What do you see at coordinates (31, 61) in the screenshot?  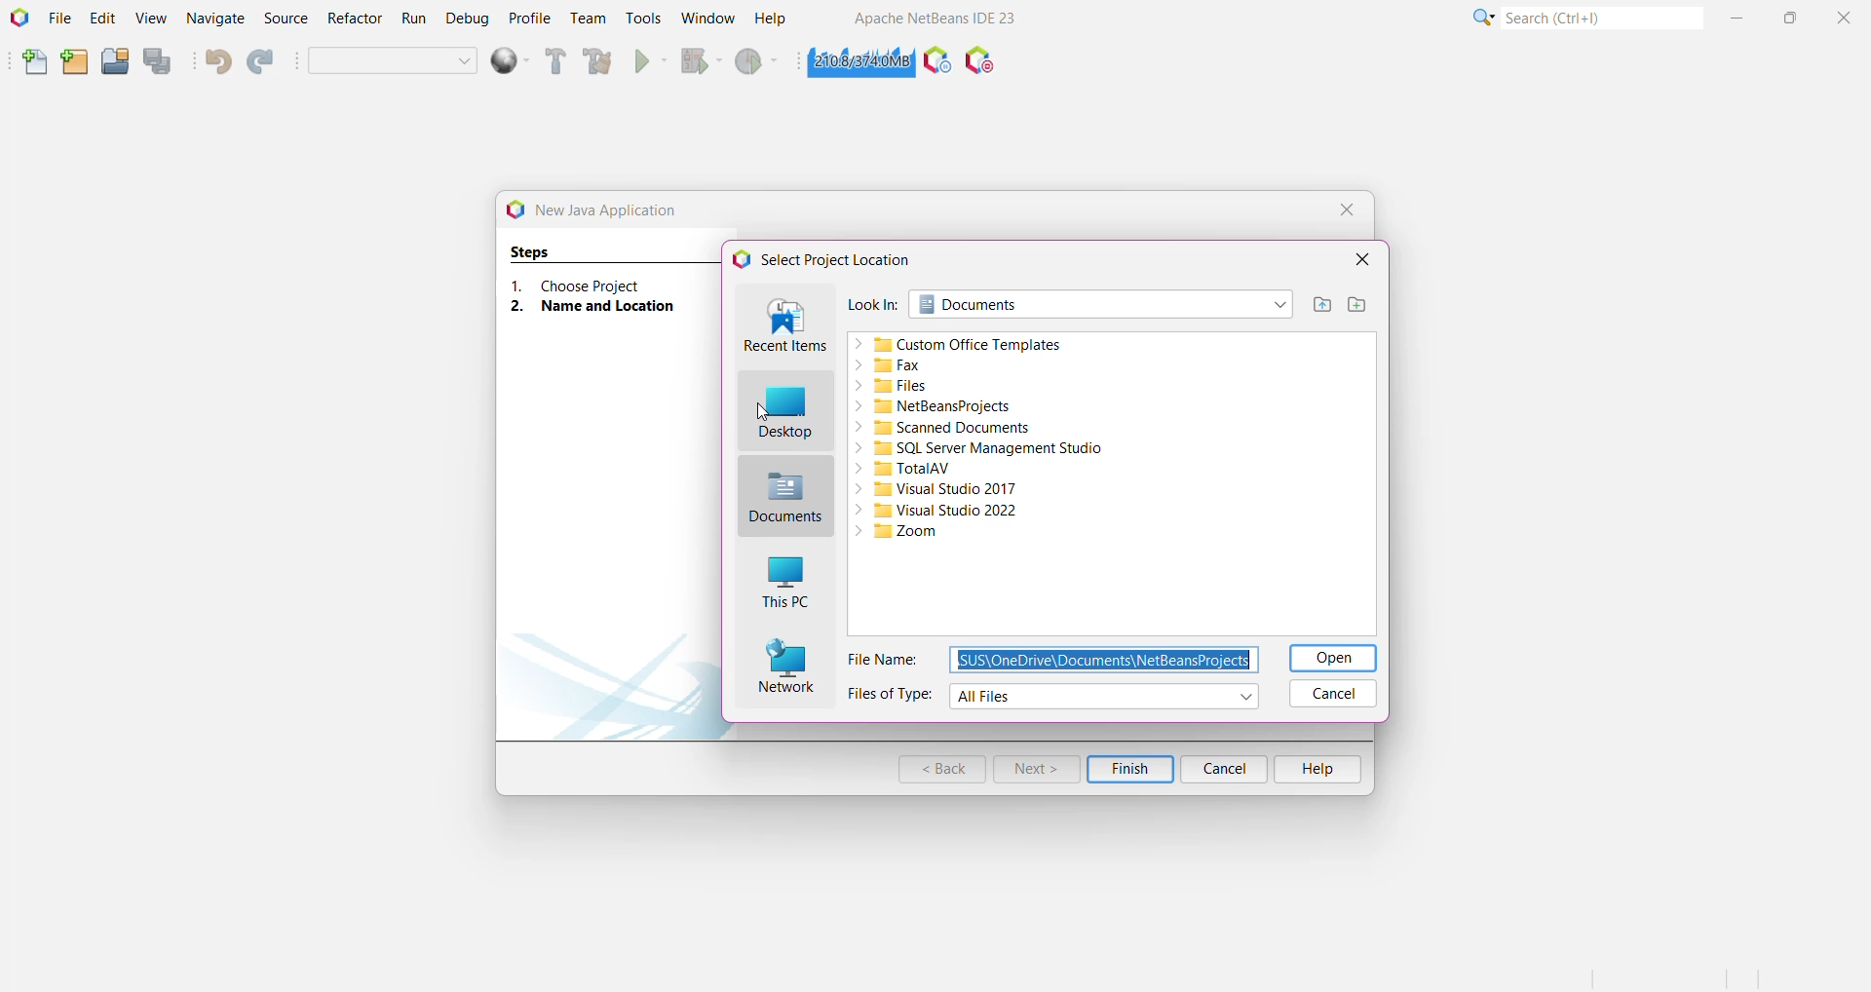 I see `New File` at bounding box center [31, 61].